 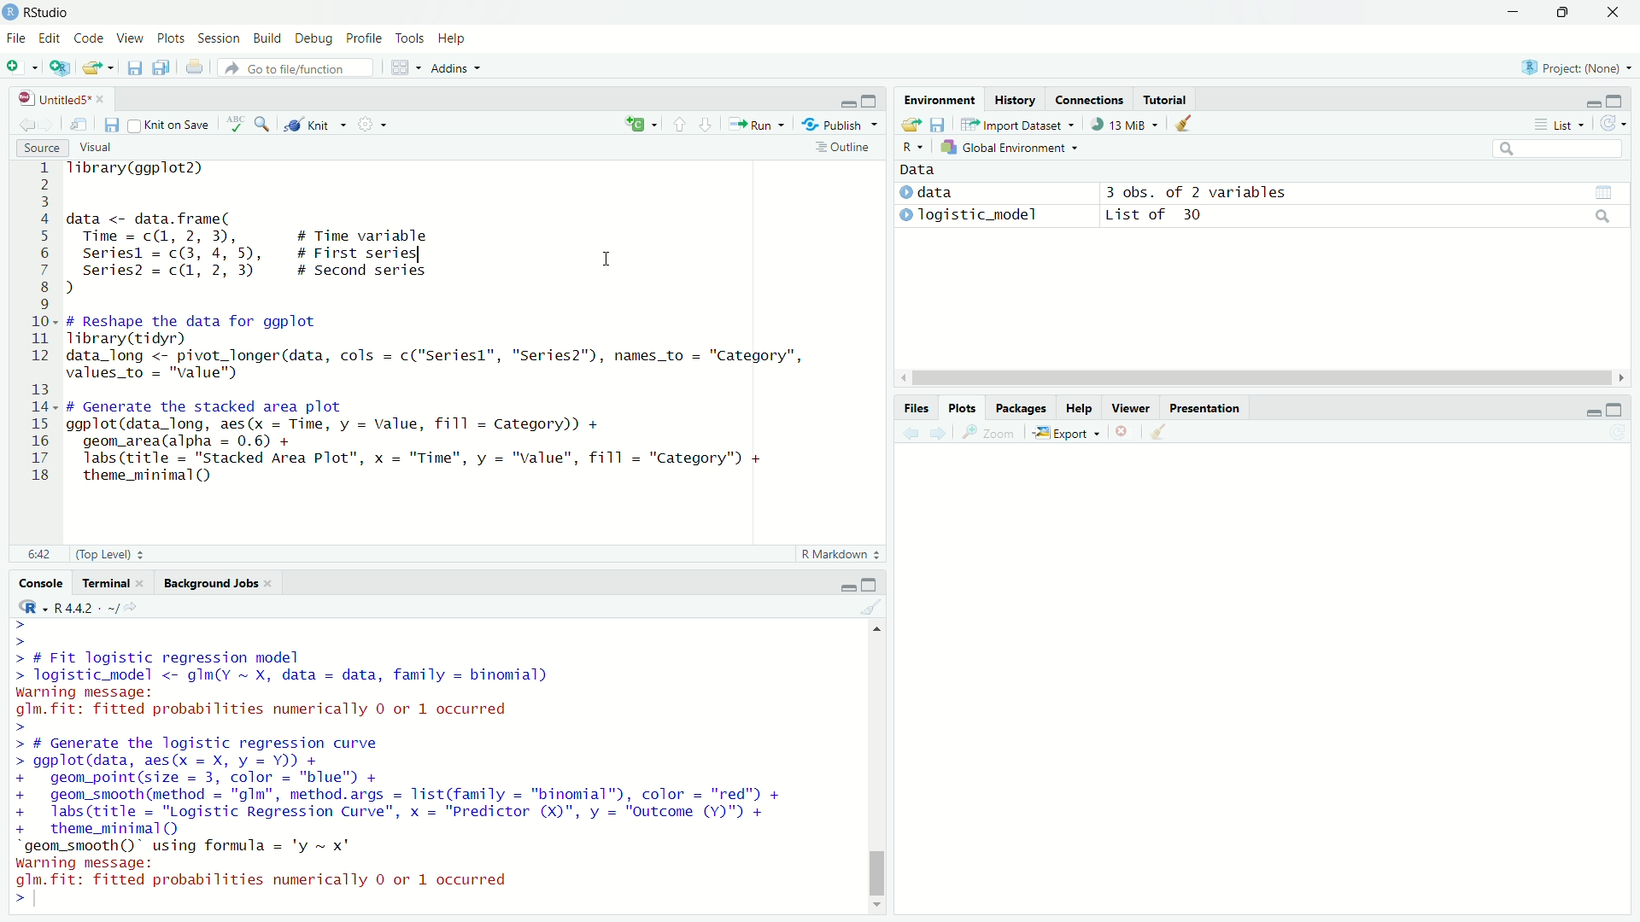 What do you see at coordinates (1603, 219) in the screenshot?
I see `search` at bounding box center [1603, 219].